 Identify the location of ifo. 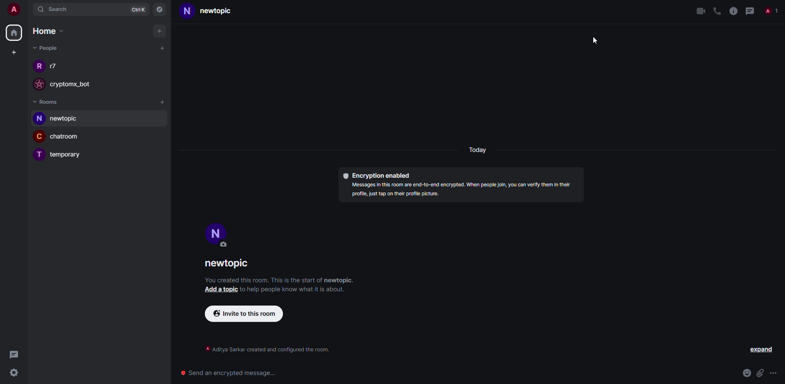
(464, 190).